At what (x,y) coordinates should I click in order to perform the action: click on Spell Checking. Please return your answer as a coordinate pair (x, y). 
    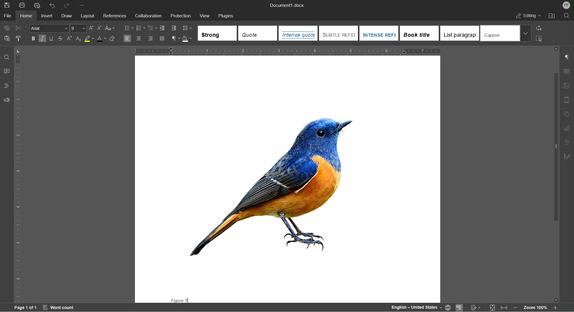
    Looking at the image, I should click on (461, 307).